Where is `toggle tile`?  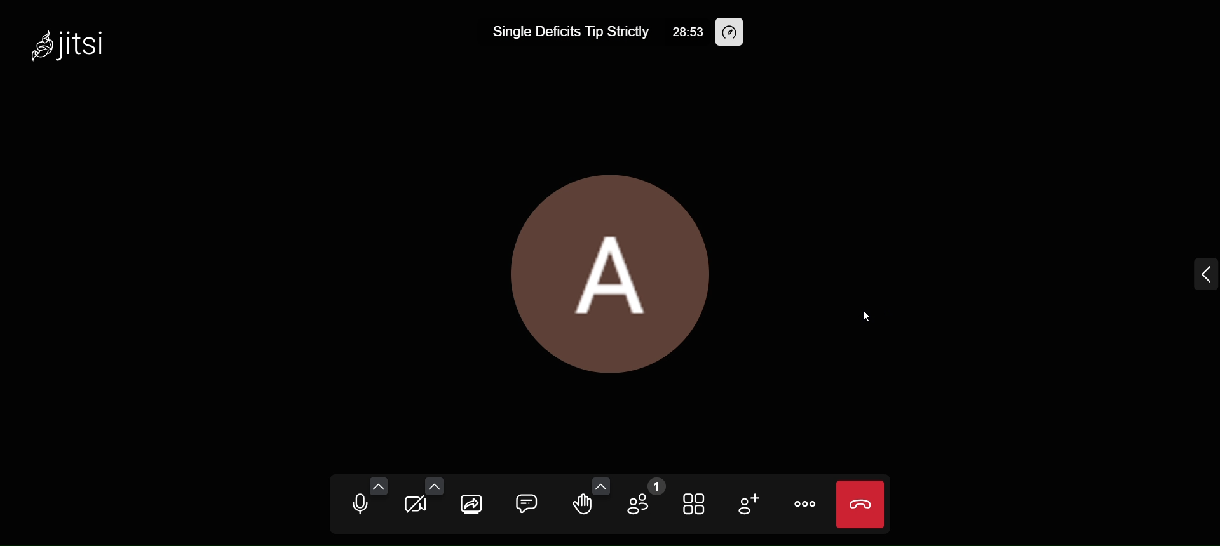
toggle tile is located at coordinates (695, 504).